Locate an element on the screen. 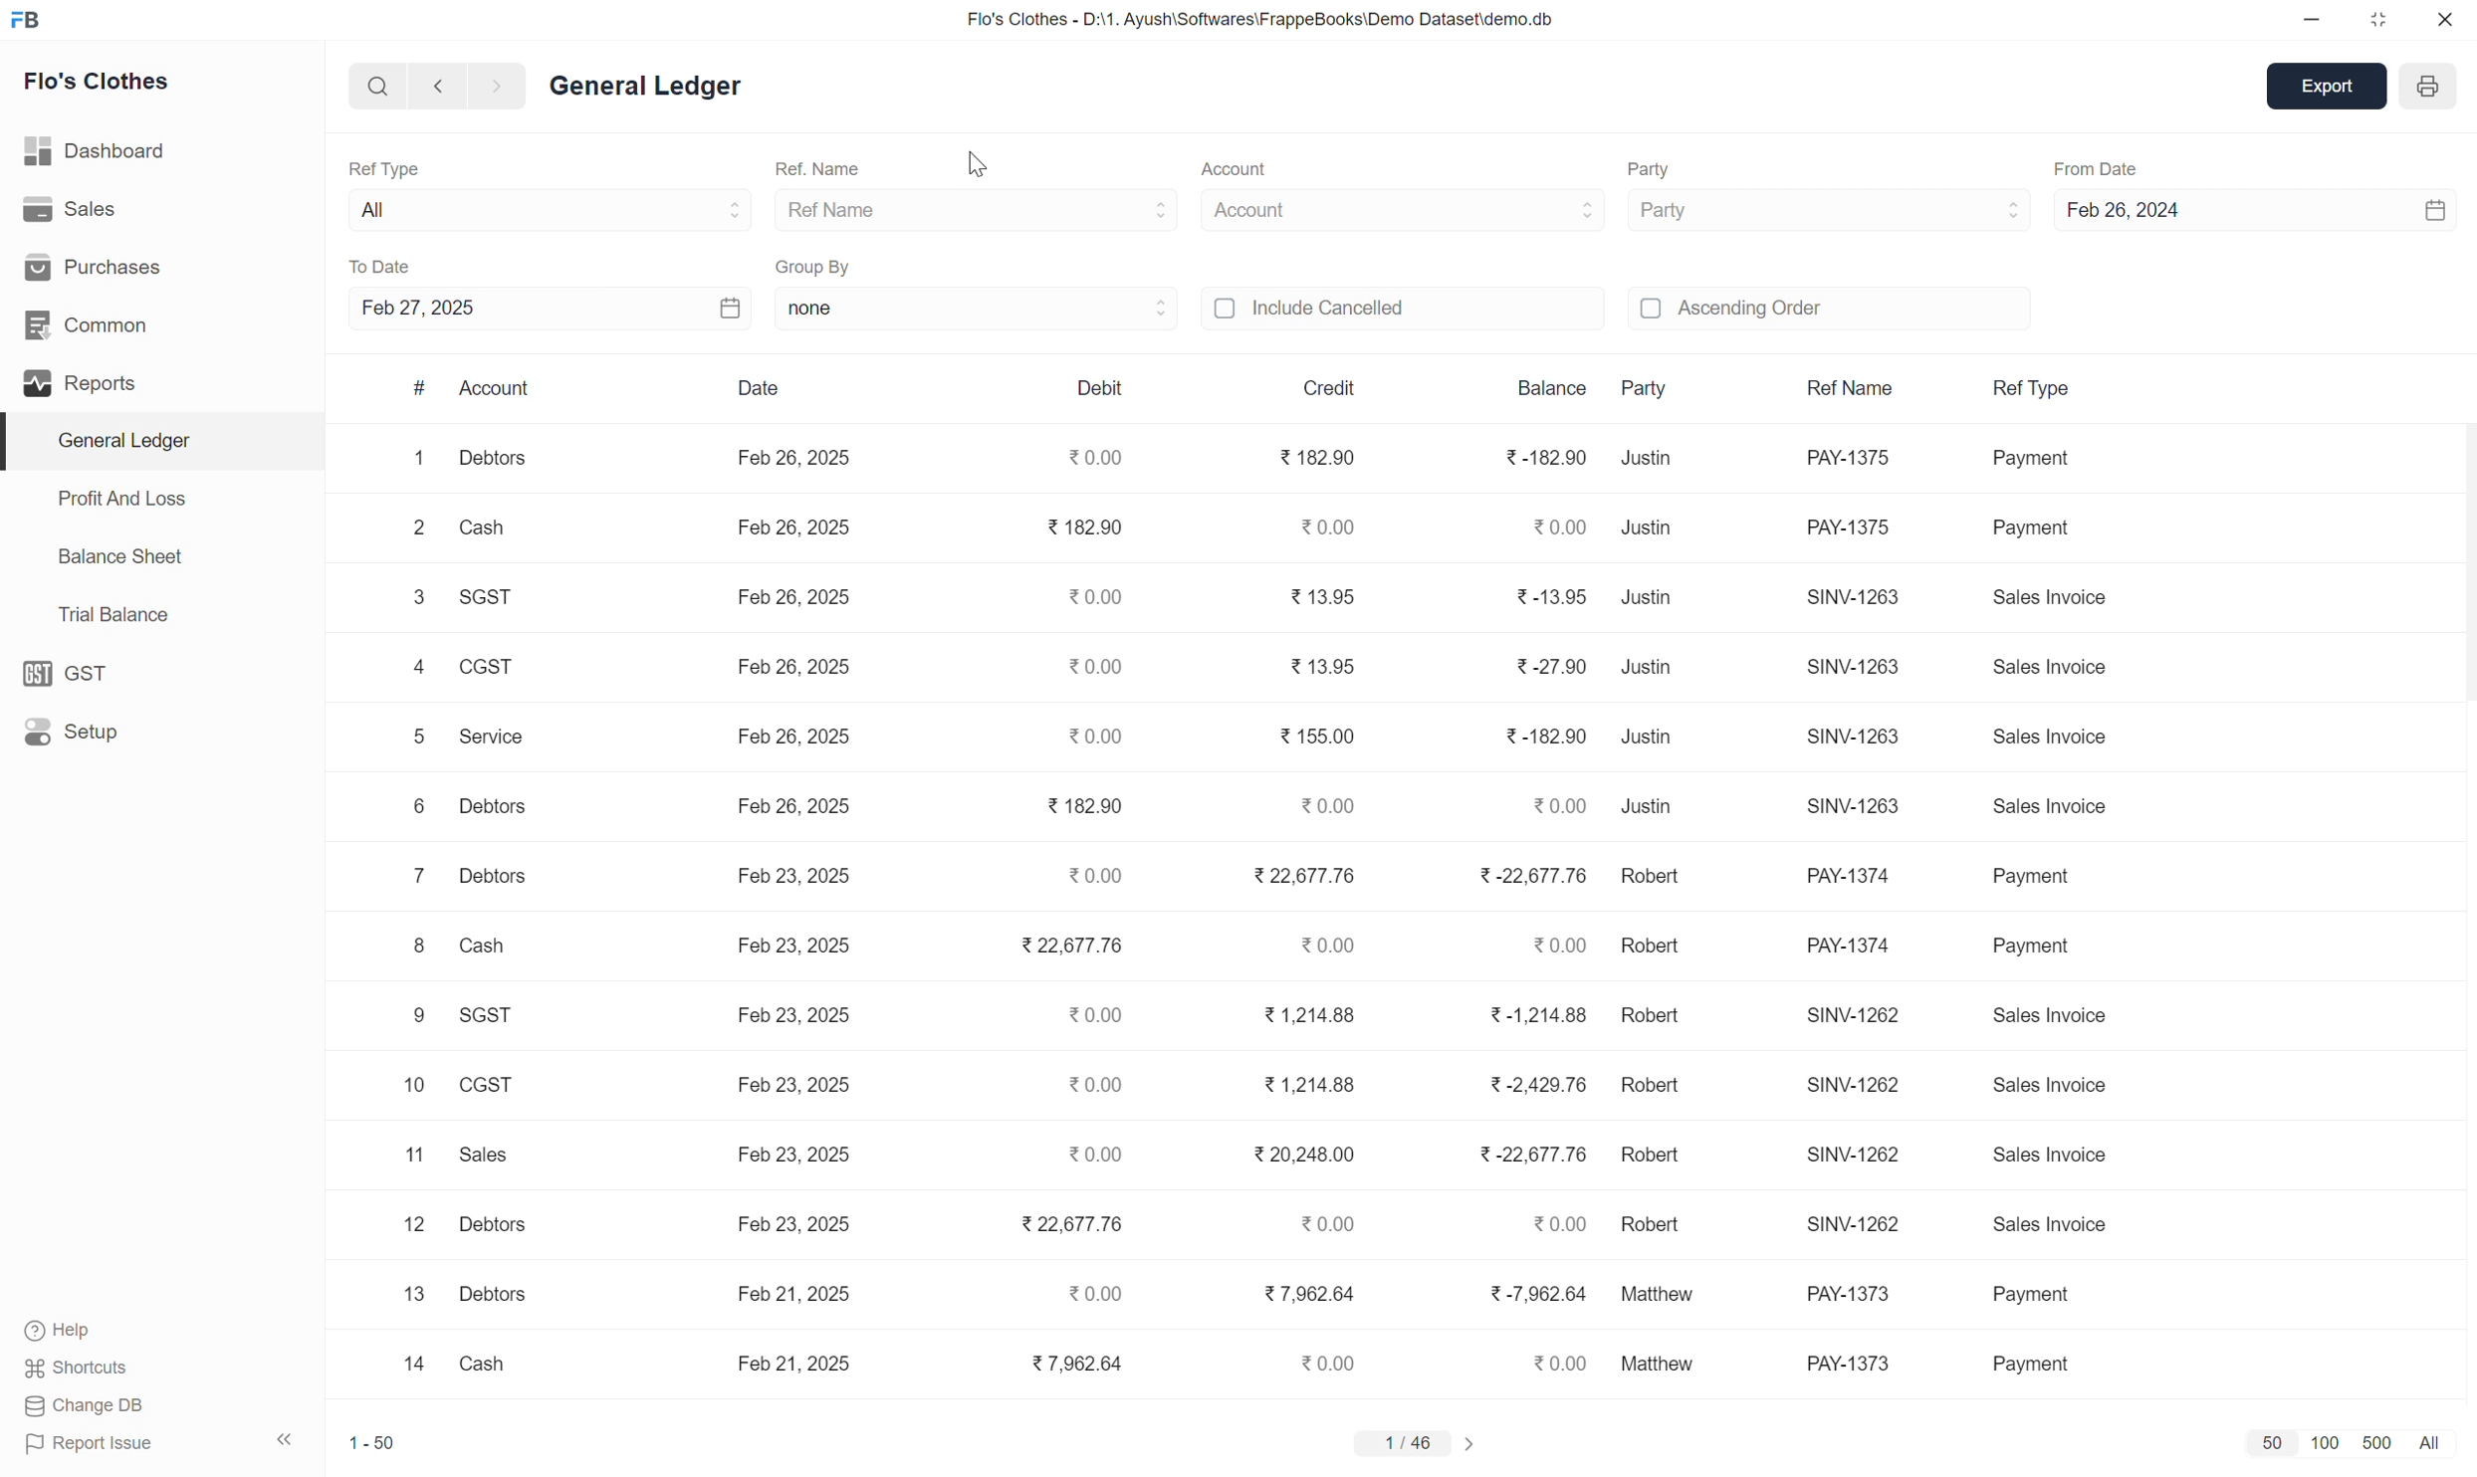  6 is located at coordinates (419, 805).